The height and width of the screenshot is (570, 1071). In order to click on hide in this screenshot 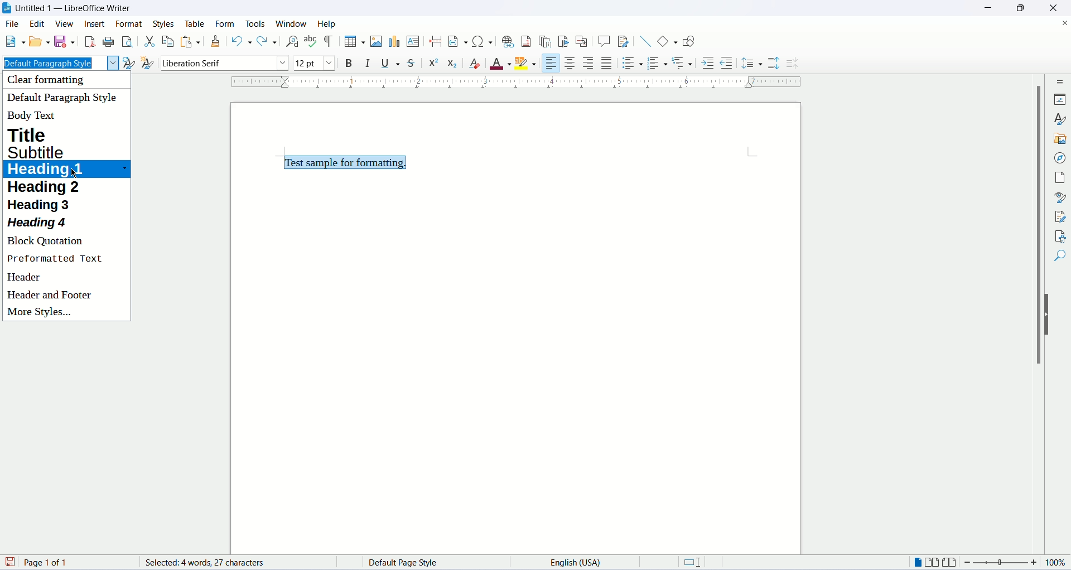, I will do `click(1049, 316)`.